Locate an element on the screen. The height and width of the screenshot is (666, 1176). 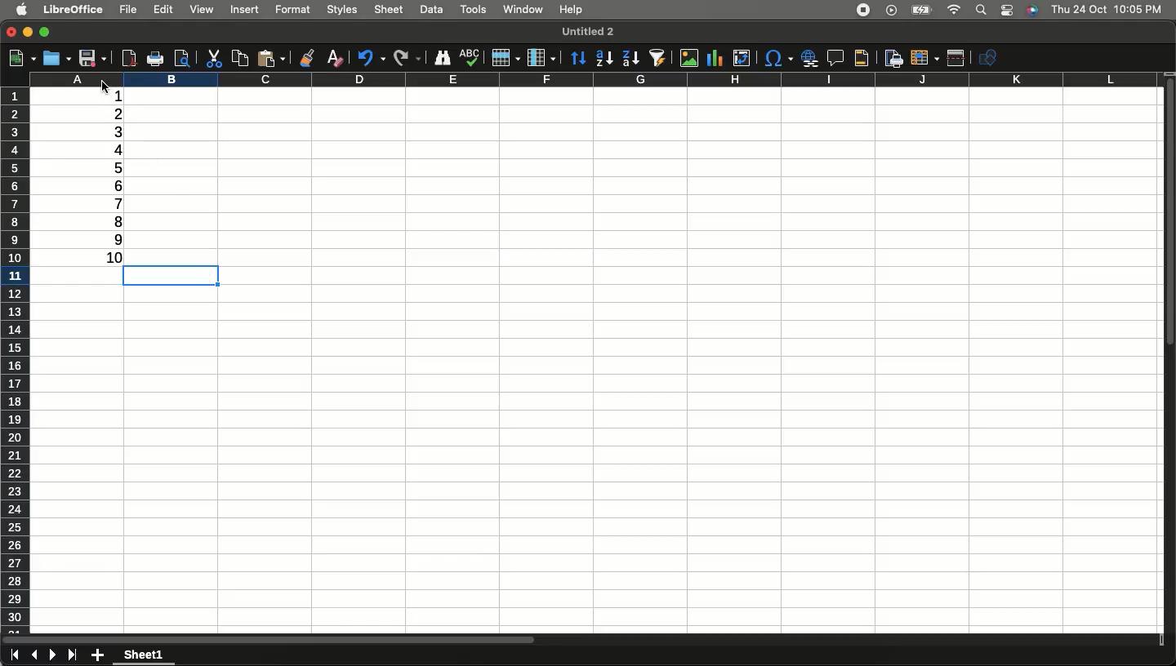
Format is located at coordinates (293, 8).